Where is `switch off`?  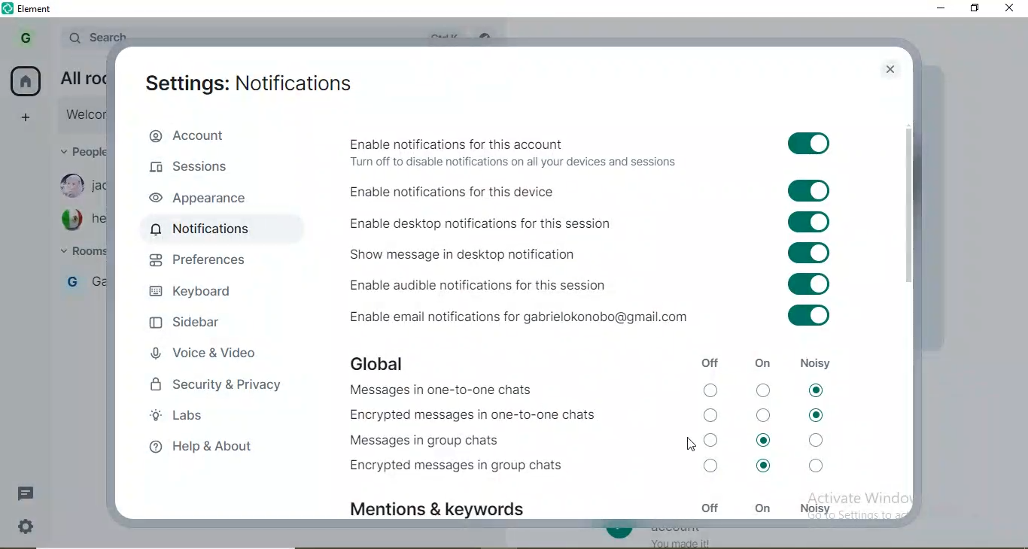
switch off is located at coordinates (713, 390).